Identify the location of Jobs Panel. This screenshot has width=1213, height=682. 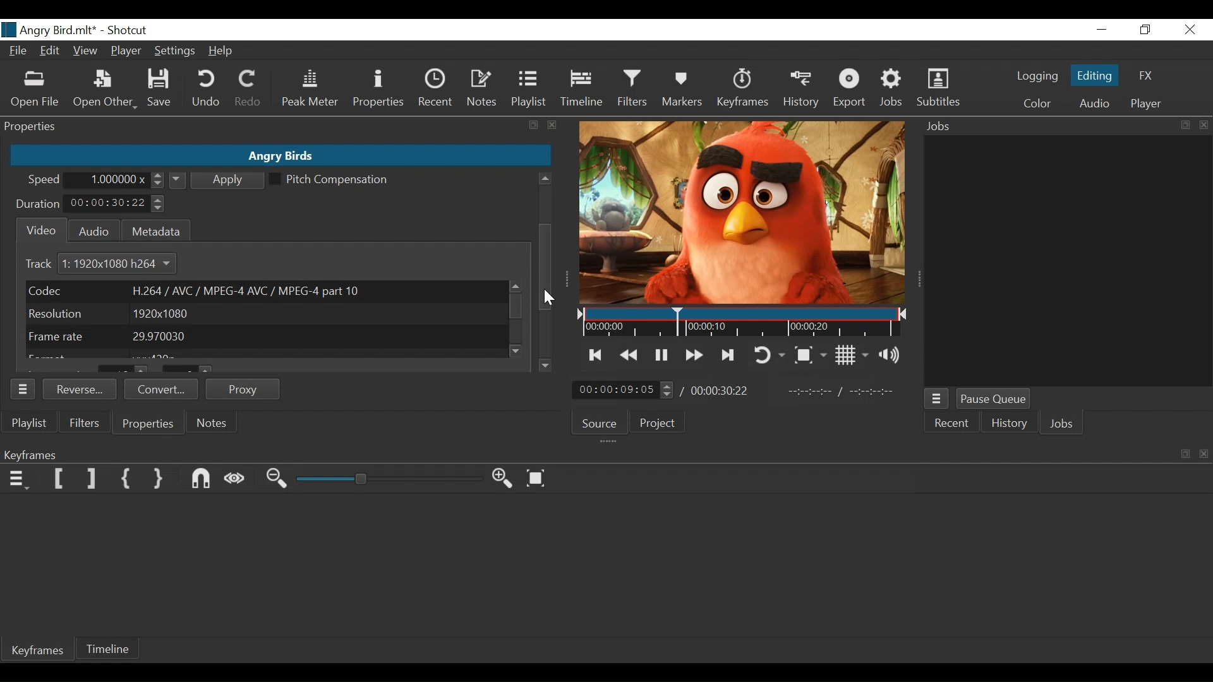
(1070, 261).